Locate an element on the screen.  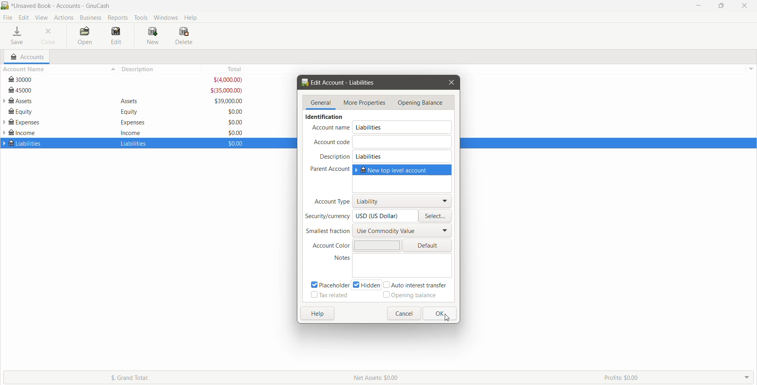
expand subaccounts is located at coordinates (5, 101).